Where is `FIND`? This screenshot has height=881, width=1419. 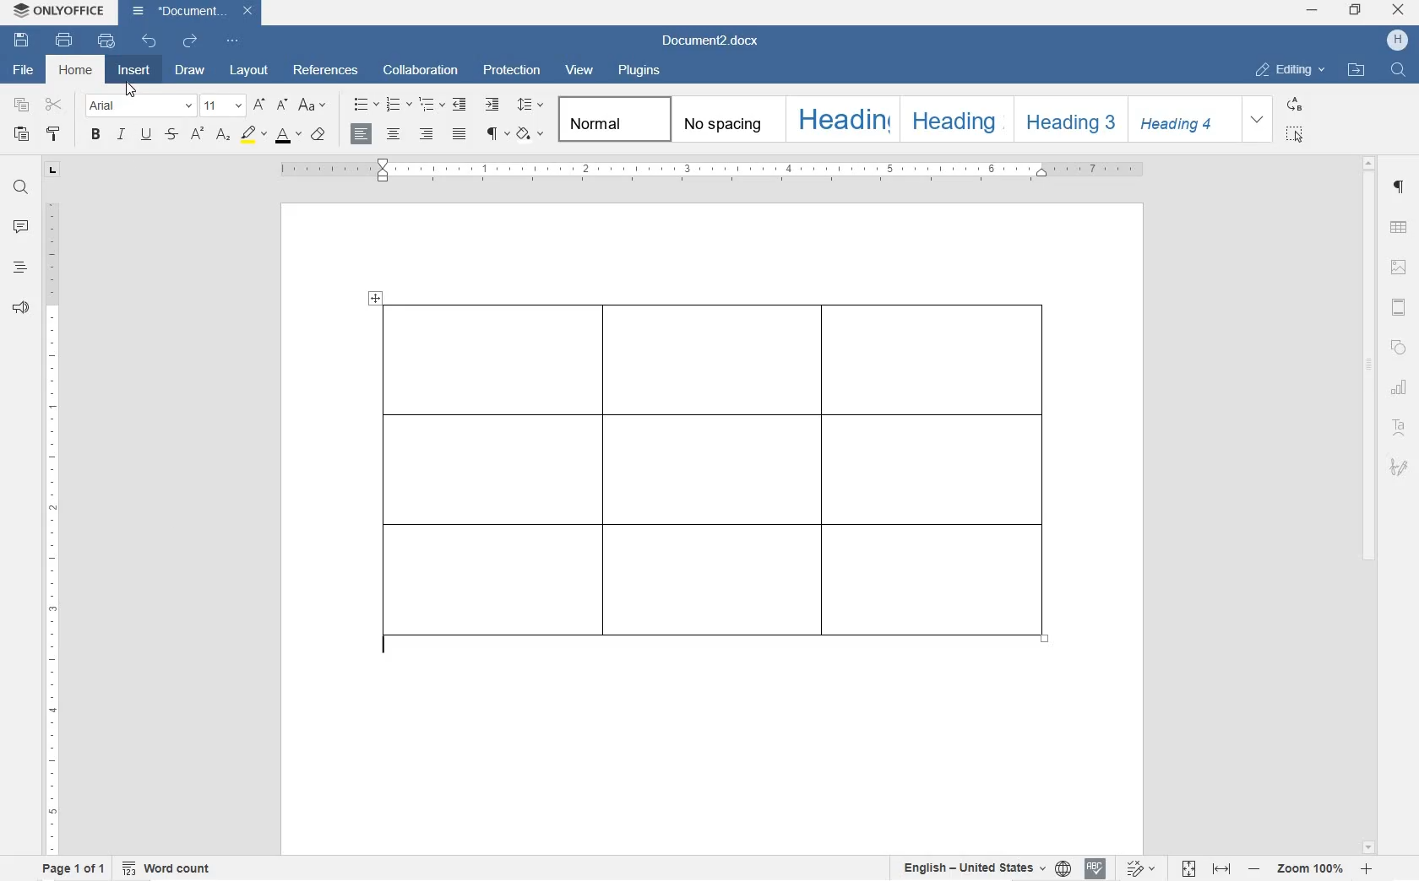 FIND is located at coordinates (1400, 69).